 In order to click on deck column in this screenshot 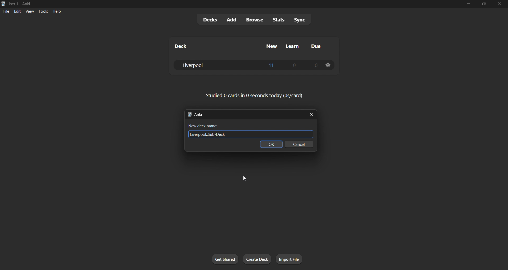, I will do `click(214, 46)`.